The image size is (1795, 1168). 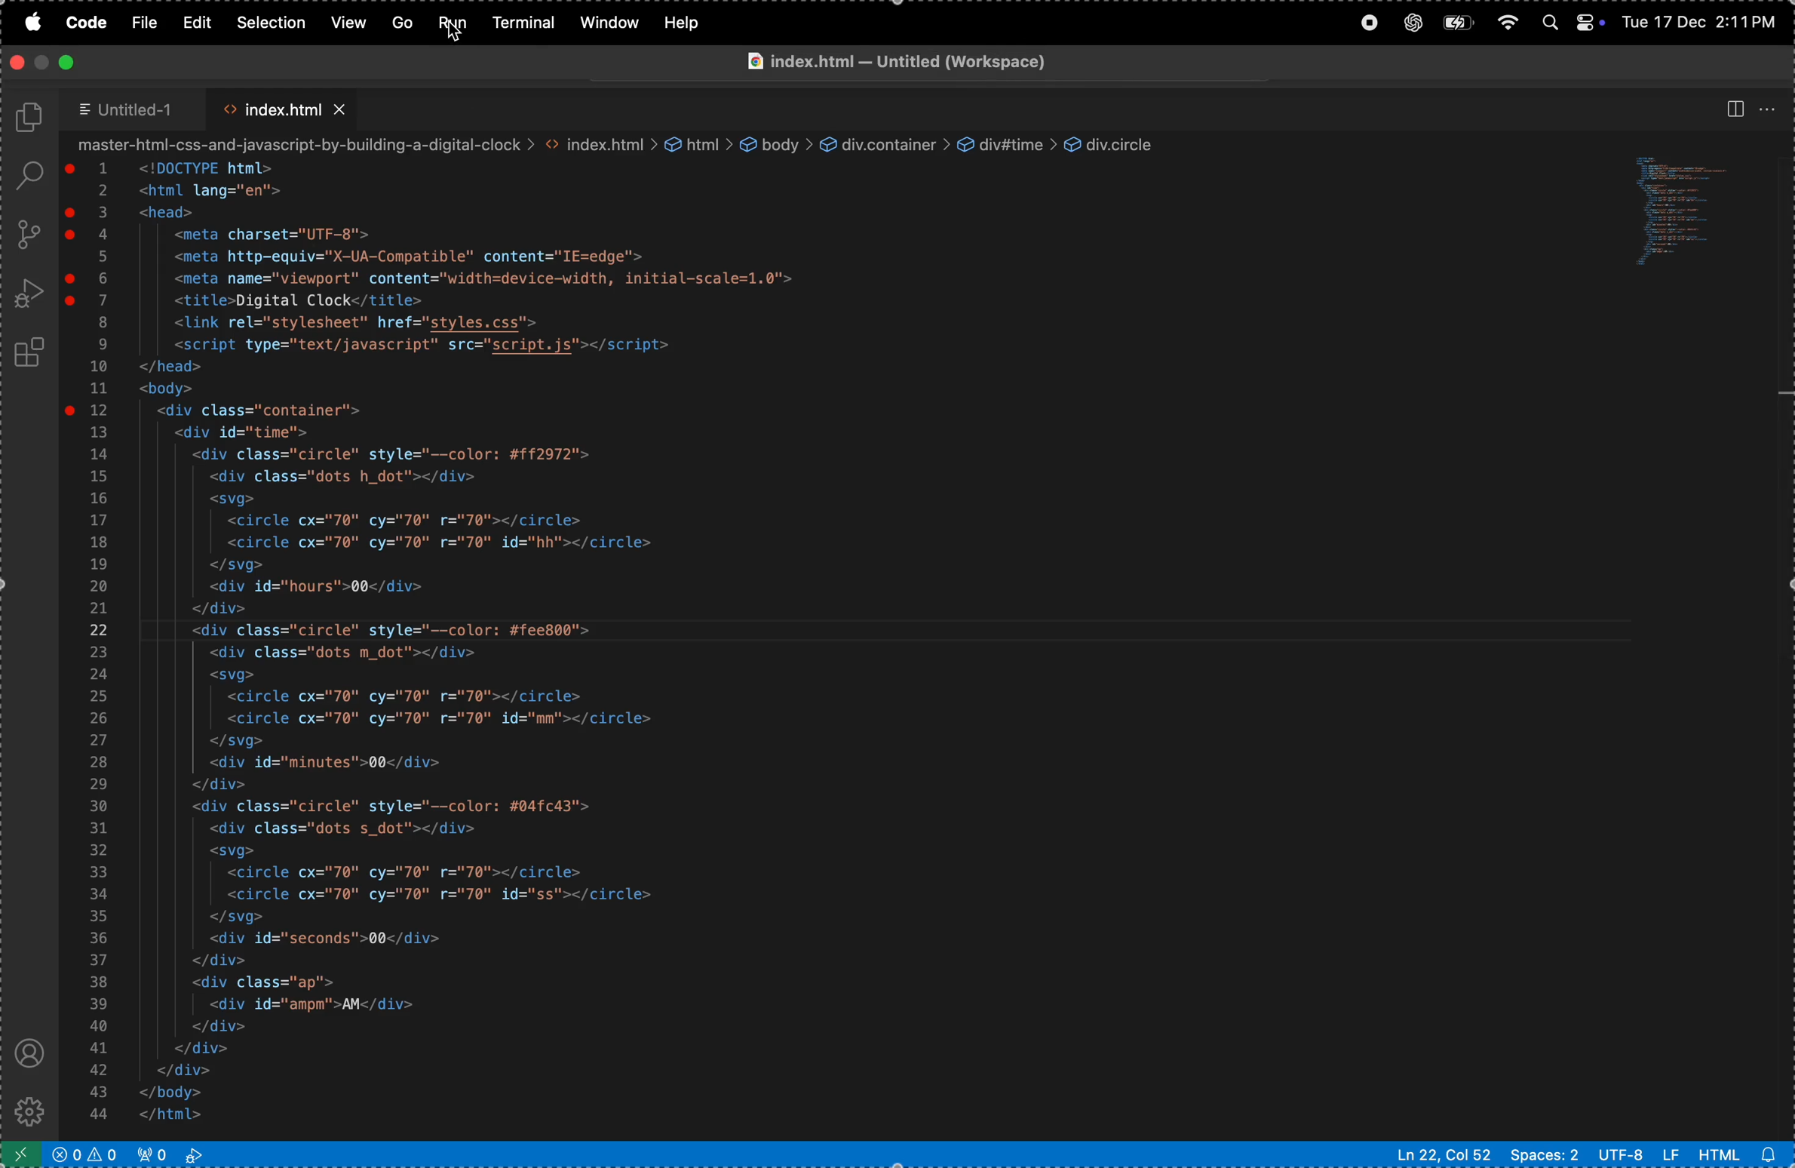 What do you see at coordinates (133, 109) in the screenshot?
I see `untitled 1` at bounding box center [133, 109].